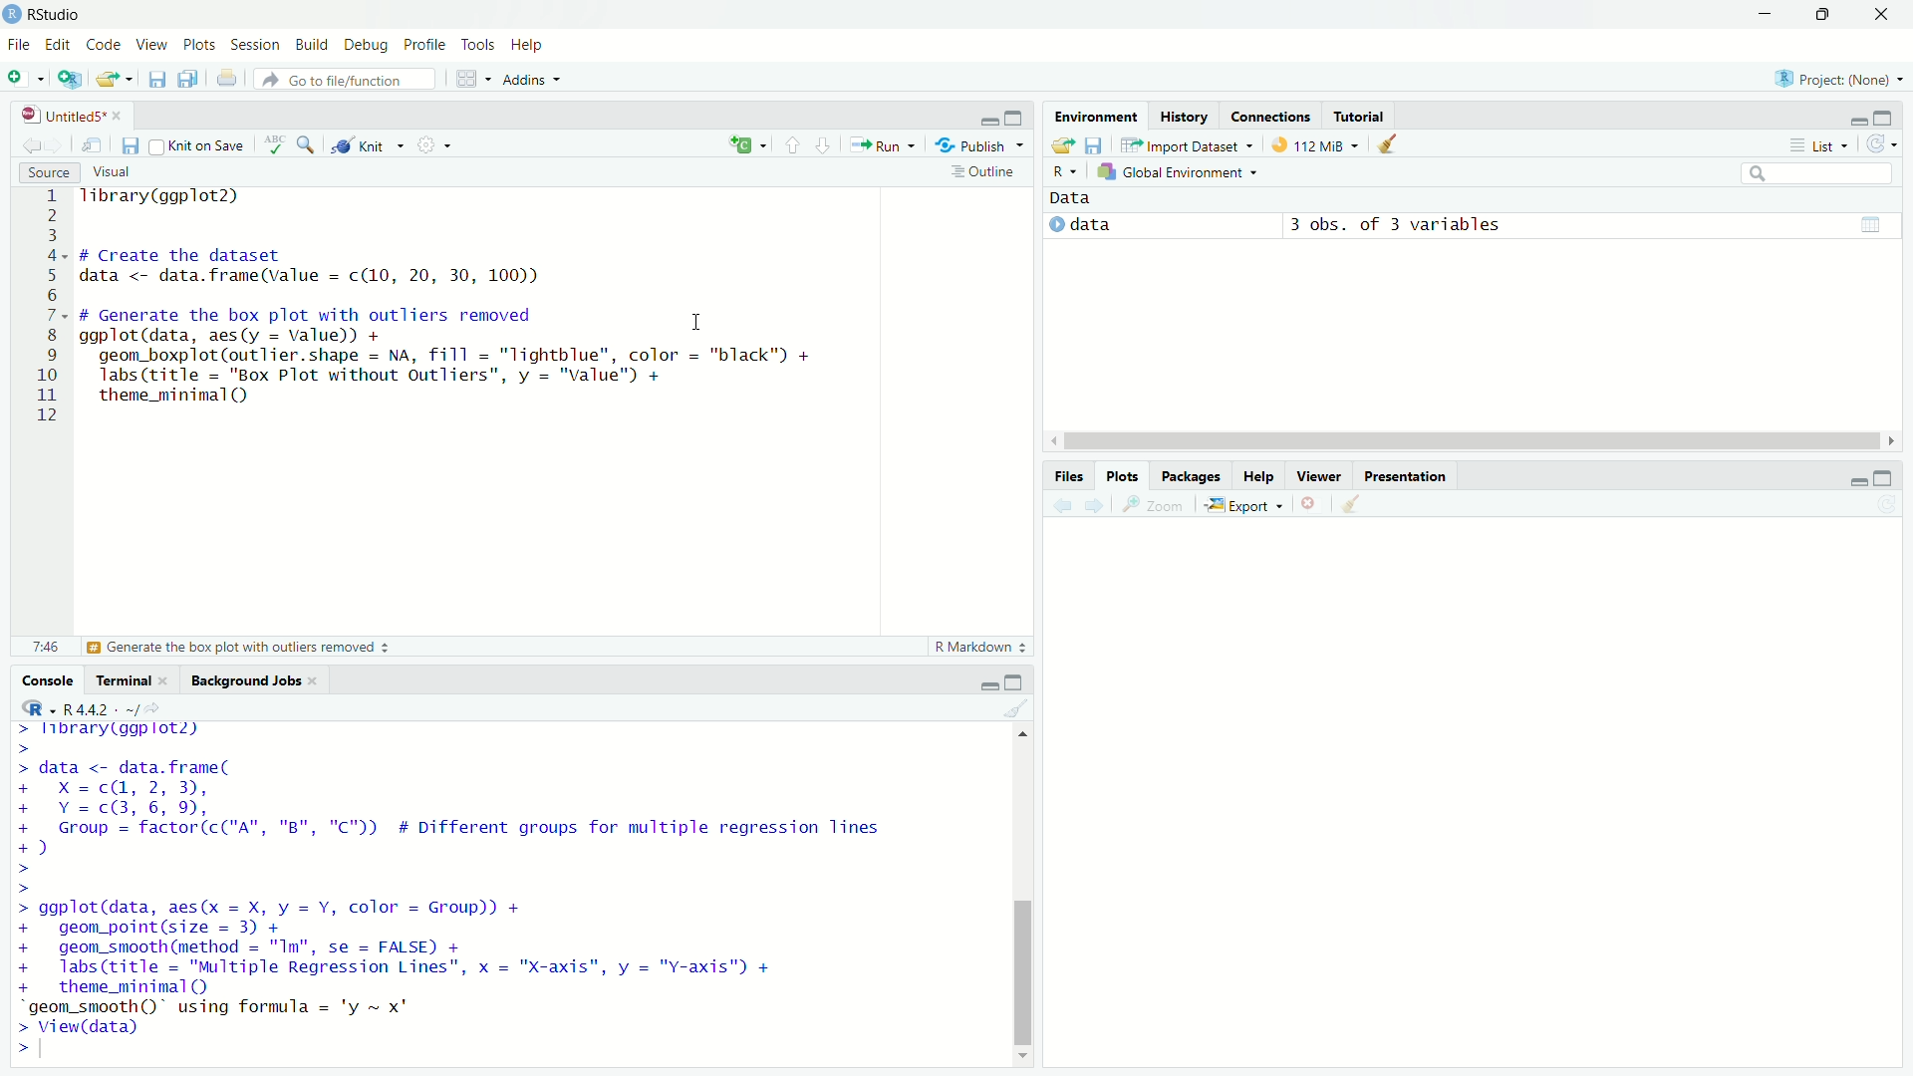  What do you see at coordinates (1881, 120) in the screenshot?
I see `maximise` at bounding box center [1881, 120].